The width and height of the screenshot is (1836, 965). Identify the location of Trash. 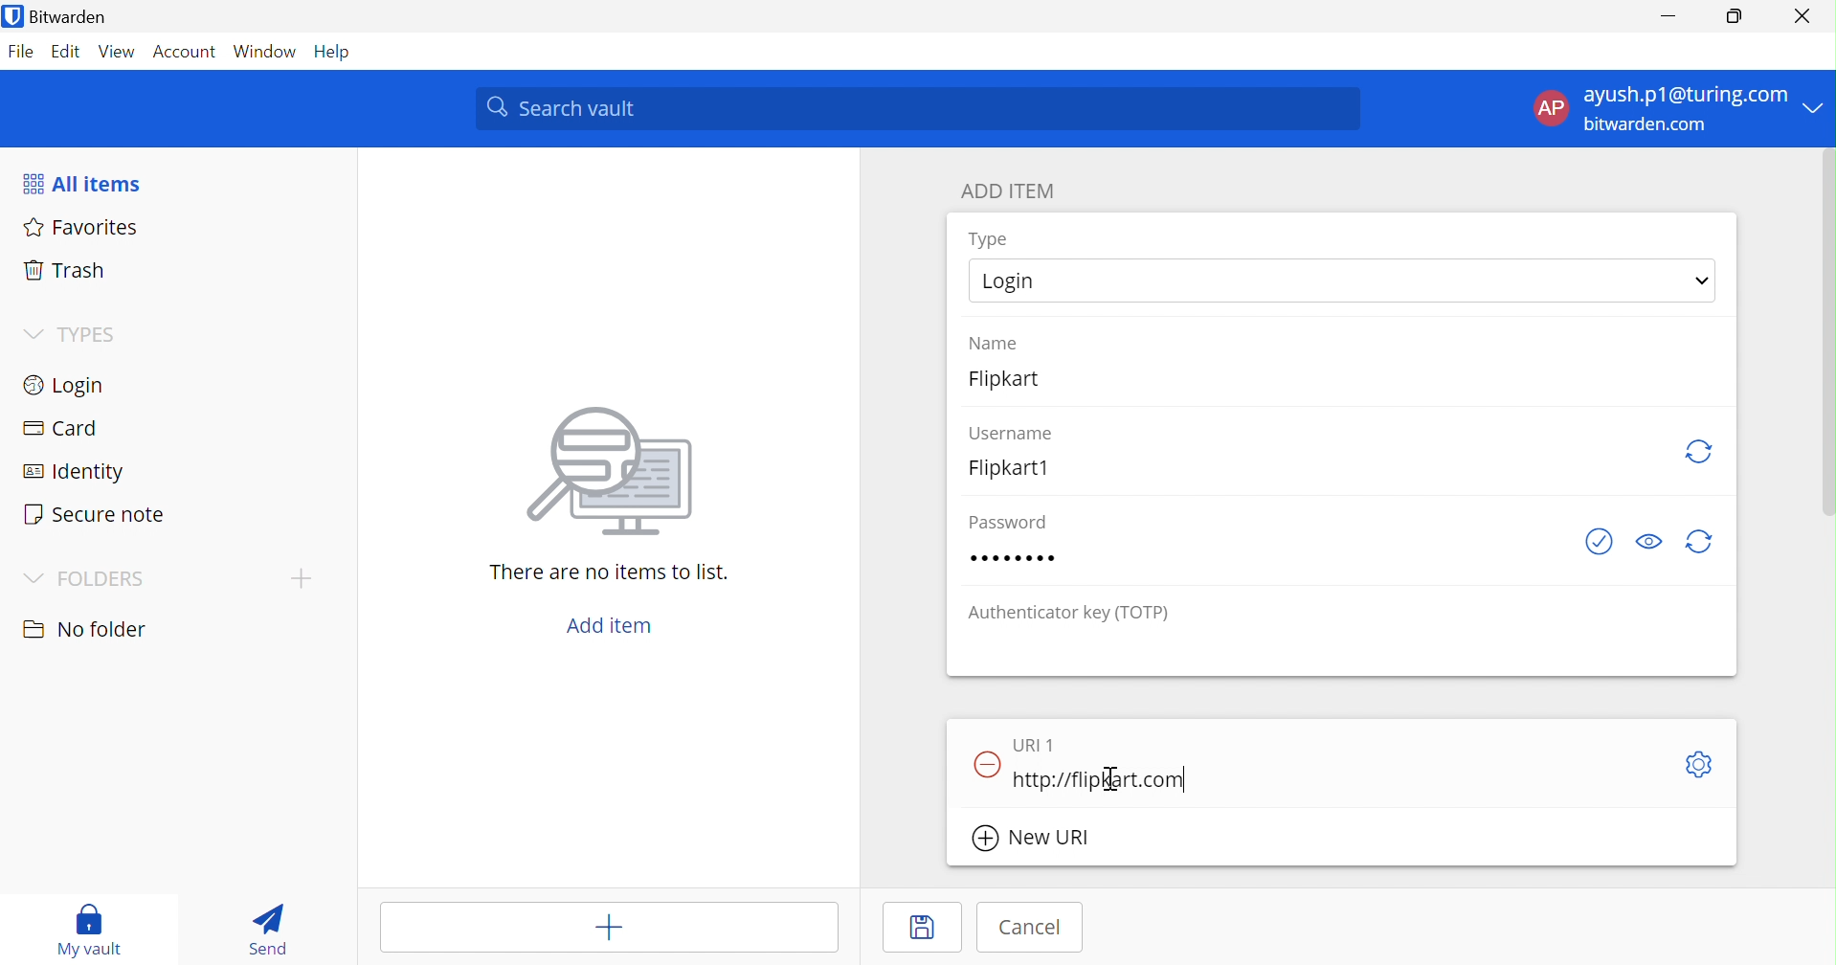
(60, 271).